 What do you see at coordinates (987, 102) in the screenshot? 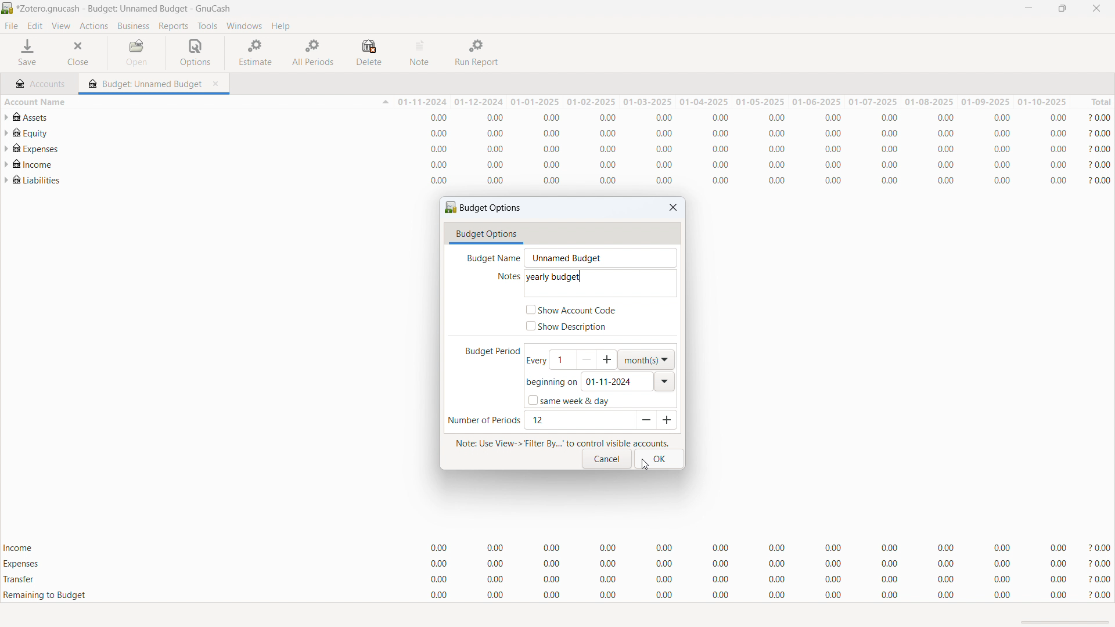
I see `01-09-2025` at bounding box center [987, 102].